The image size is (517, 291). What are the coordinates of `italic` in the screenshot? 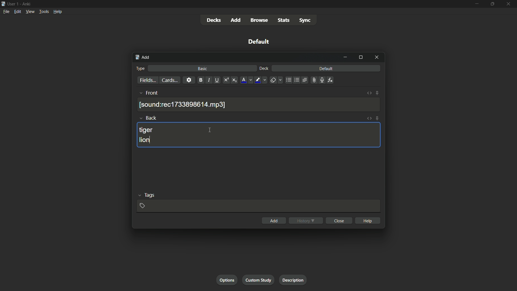 It's located at (209, 81).